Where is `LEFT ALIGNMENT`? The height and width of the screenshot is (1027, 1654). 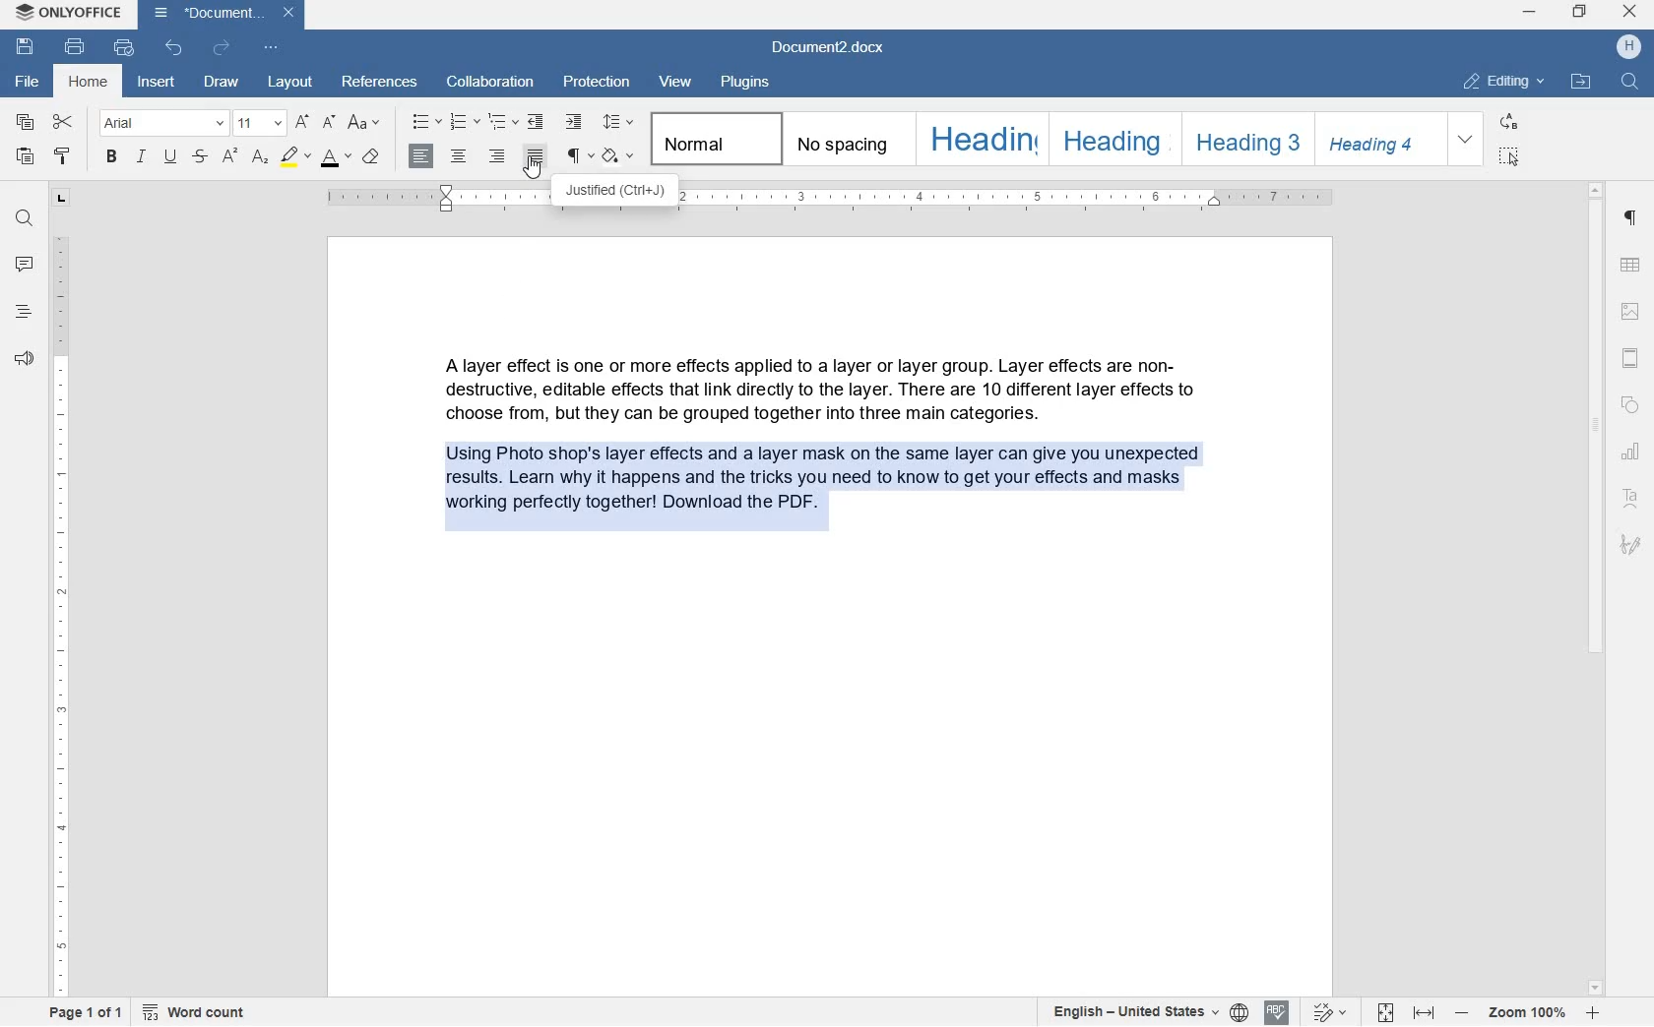
LEFT ALIGNMENT is located at coordinates (421, 157).